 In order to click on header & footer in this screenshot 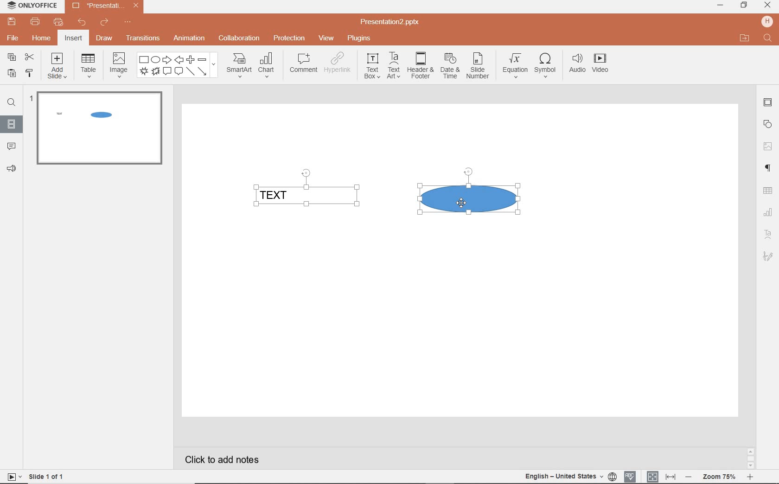, I will do `click(419, 66)`.